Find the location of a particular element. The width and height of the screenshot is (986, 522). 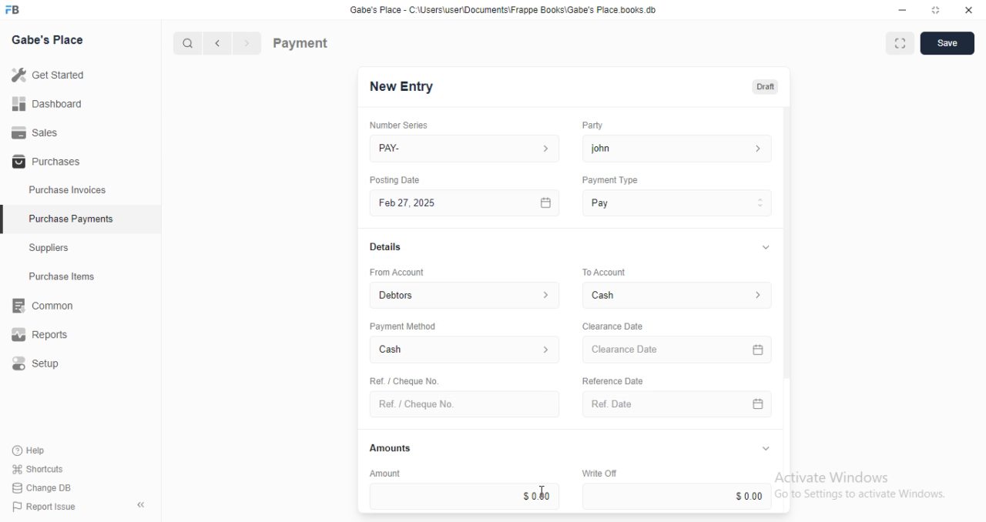

resize is located at coordinates (934, 10).